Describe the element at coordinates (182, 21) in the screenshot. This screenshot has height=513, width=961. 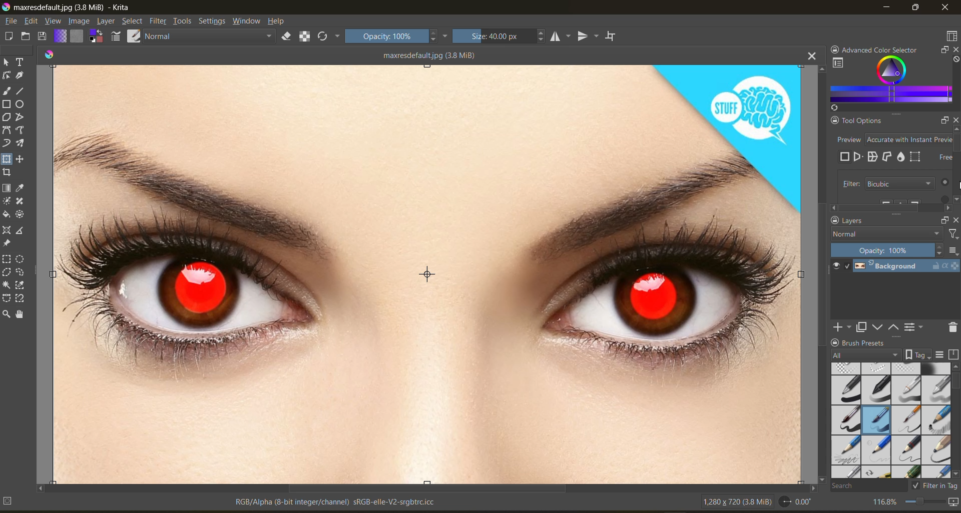
I see `tools` at that location.